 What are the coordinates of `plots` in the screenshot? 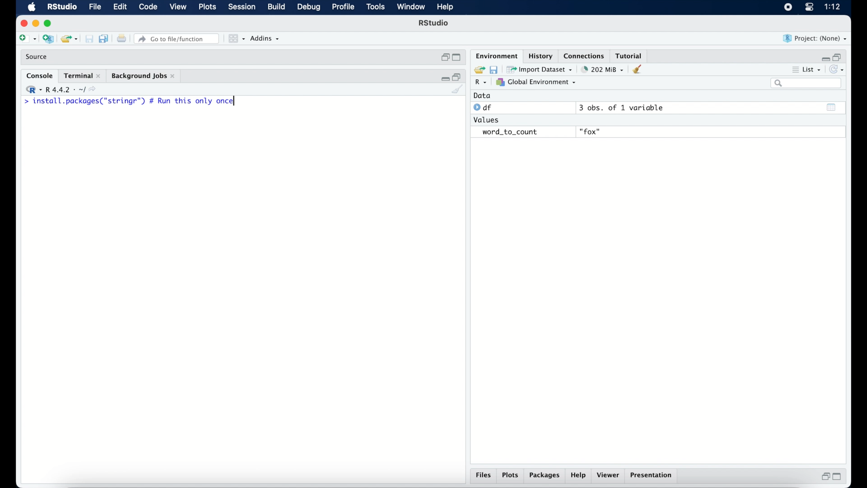 It's located at (208, 7).